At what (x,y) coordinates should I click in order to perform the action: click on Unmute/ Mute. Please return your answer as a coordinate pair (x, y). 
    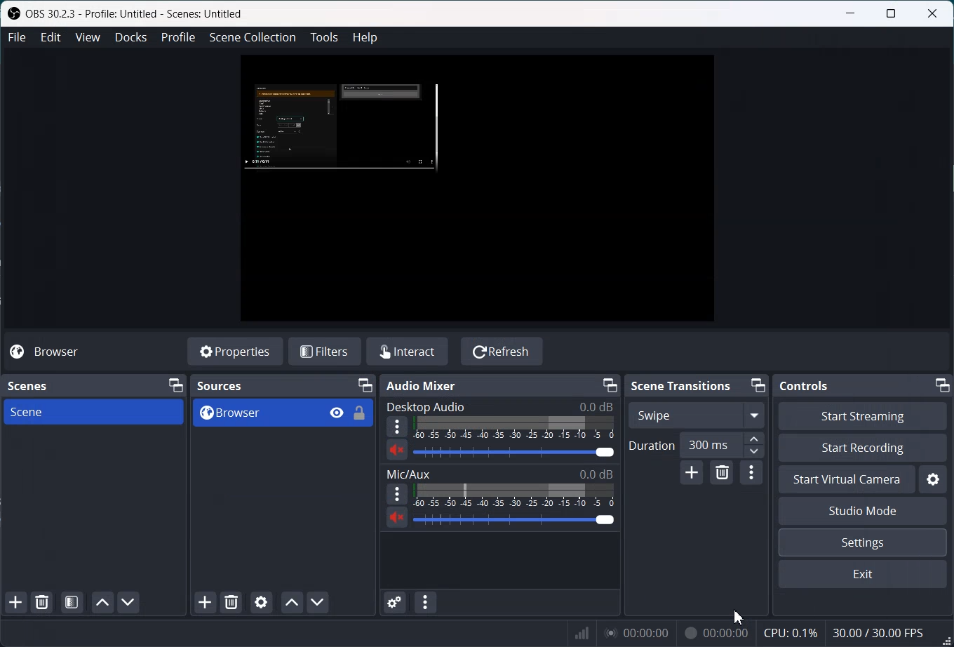
    Looking at the image, I should click on (396, 450).